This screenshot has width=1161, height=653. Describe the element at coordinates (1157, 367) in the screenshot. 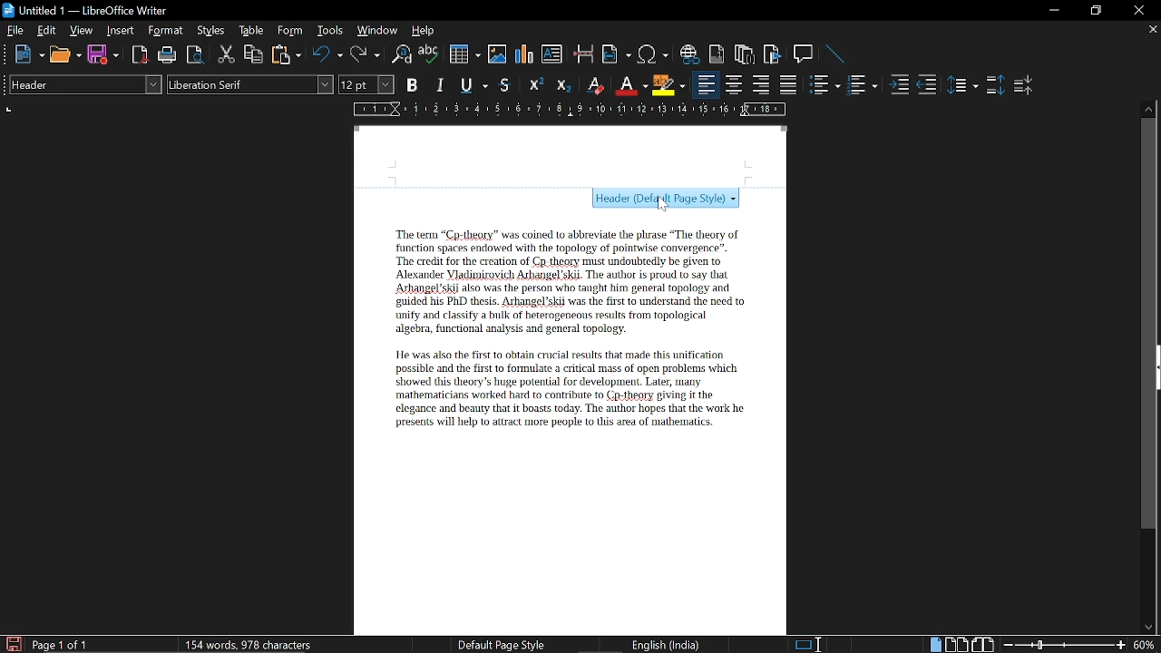

I see `sidebar menu` at that location.